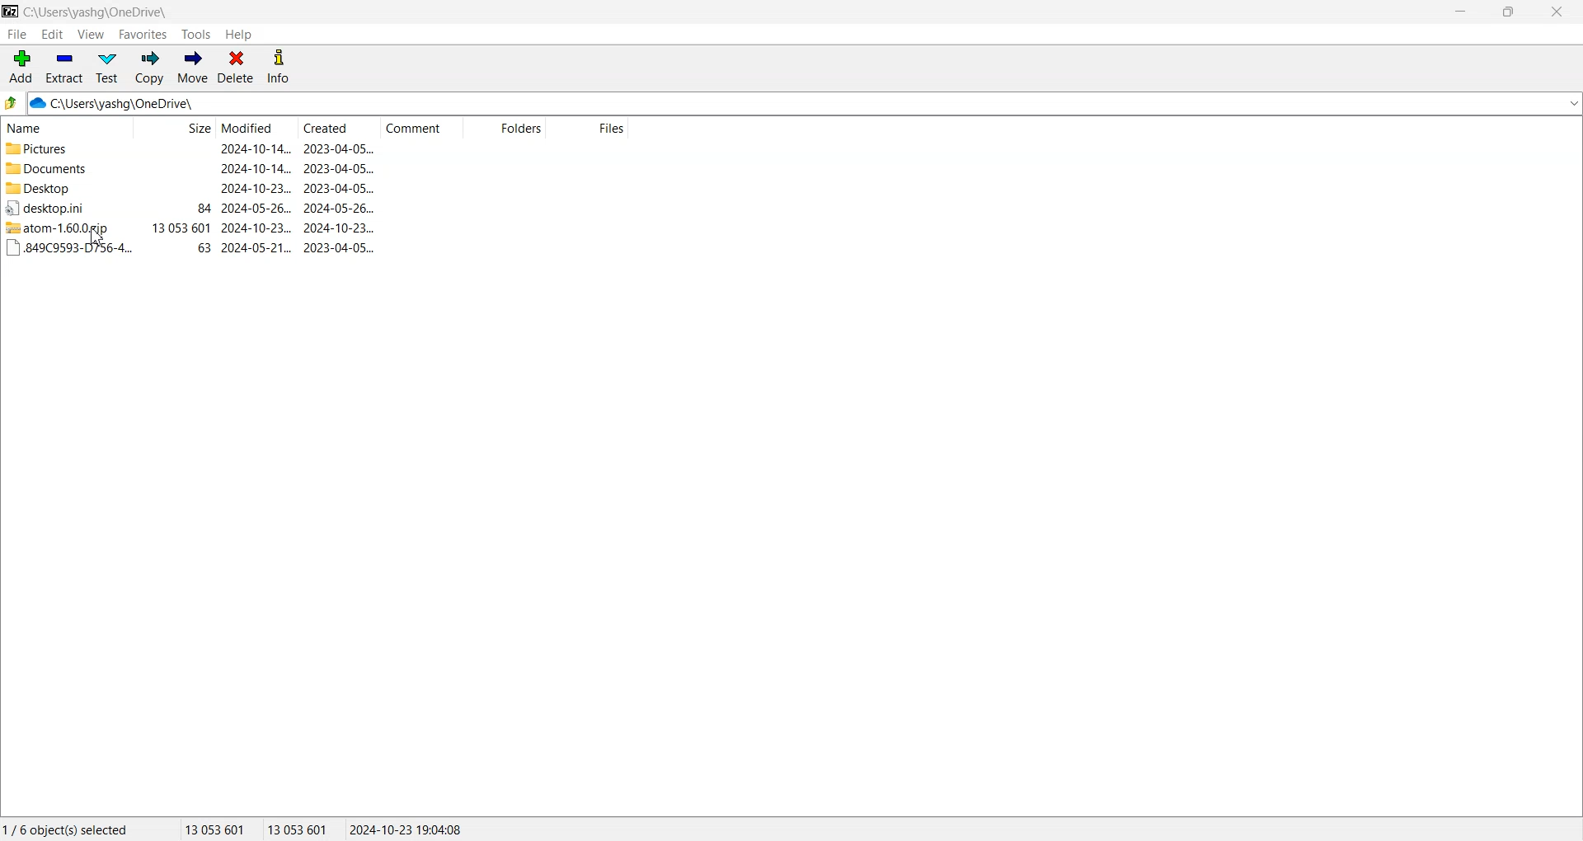  I want to click on .894c File, so click(68, 248).